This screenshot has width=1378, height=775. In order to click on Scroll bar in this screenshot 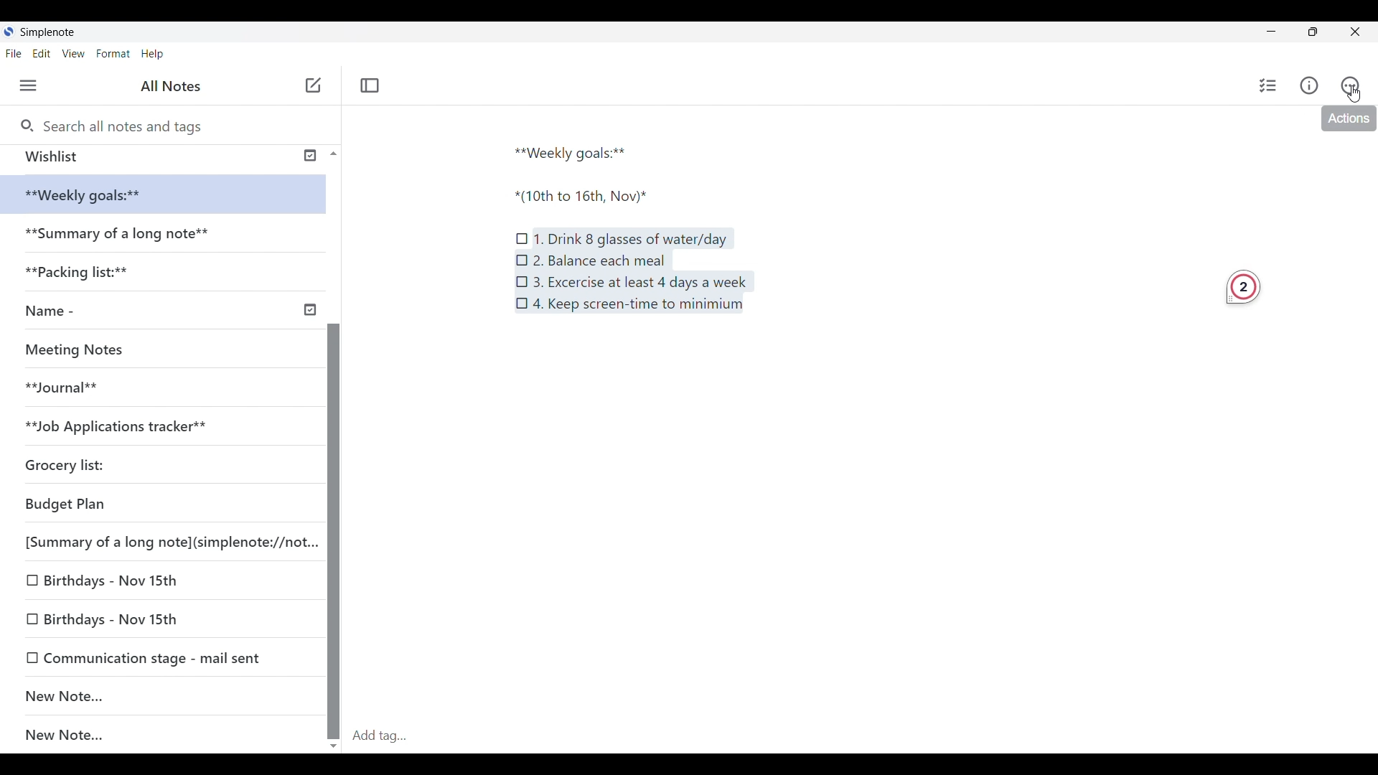, I will do `click(333, 495)`.